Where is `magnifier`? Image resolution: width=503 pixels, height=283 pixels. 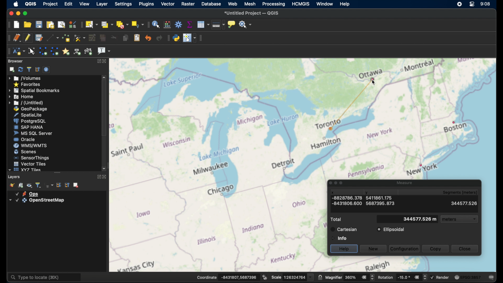 magnifier is located at coordinates (350, 277).